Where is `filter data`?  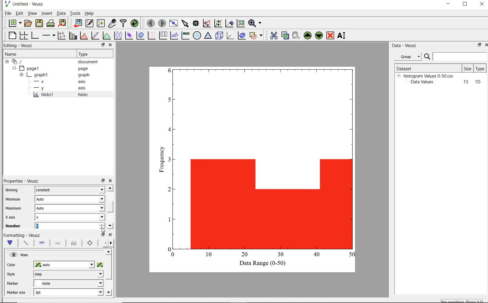 filter data is located at coordinates (123, 23).